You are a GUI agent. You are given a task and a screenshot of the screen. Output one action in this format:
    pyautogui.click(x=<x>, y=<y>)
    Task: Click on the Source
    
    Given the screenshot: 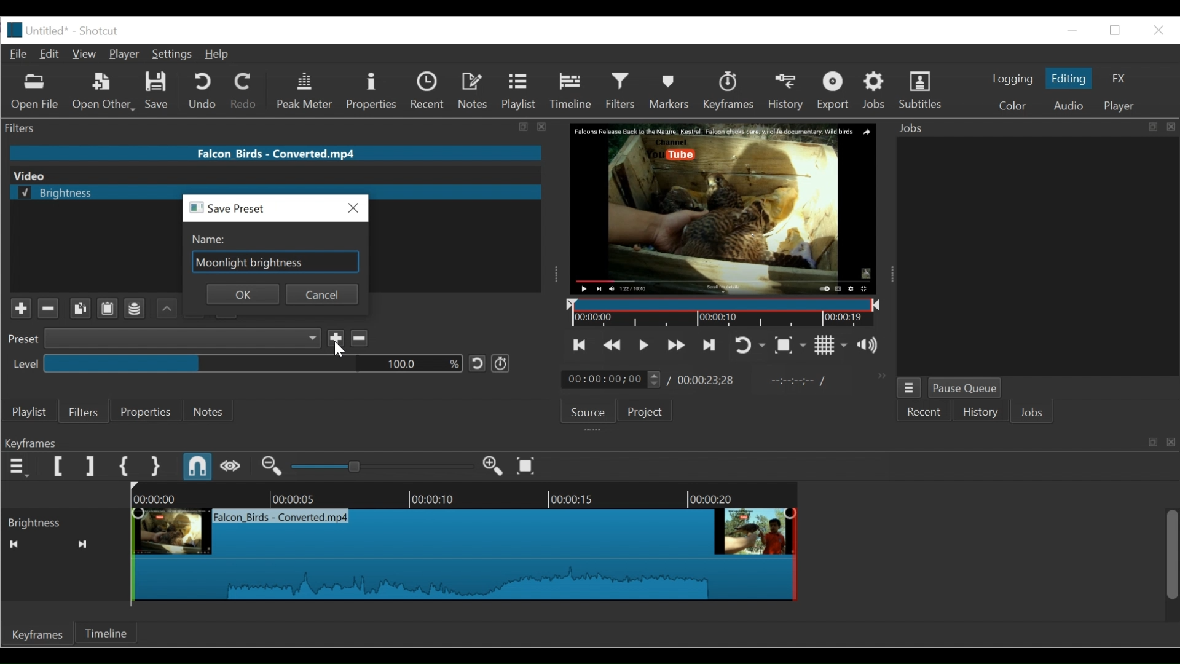 What is the action you would take?
    pyautogui.click(x=588, y=412)
    